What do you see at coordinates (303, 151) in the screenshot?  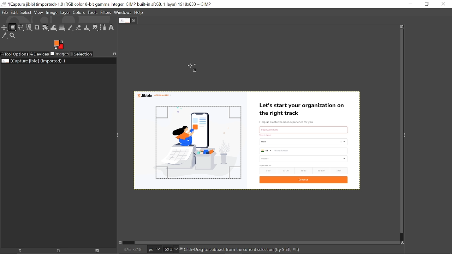 I see `Phone Number` at bounding box center [303, 151].